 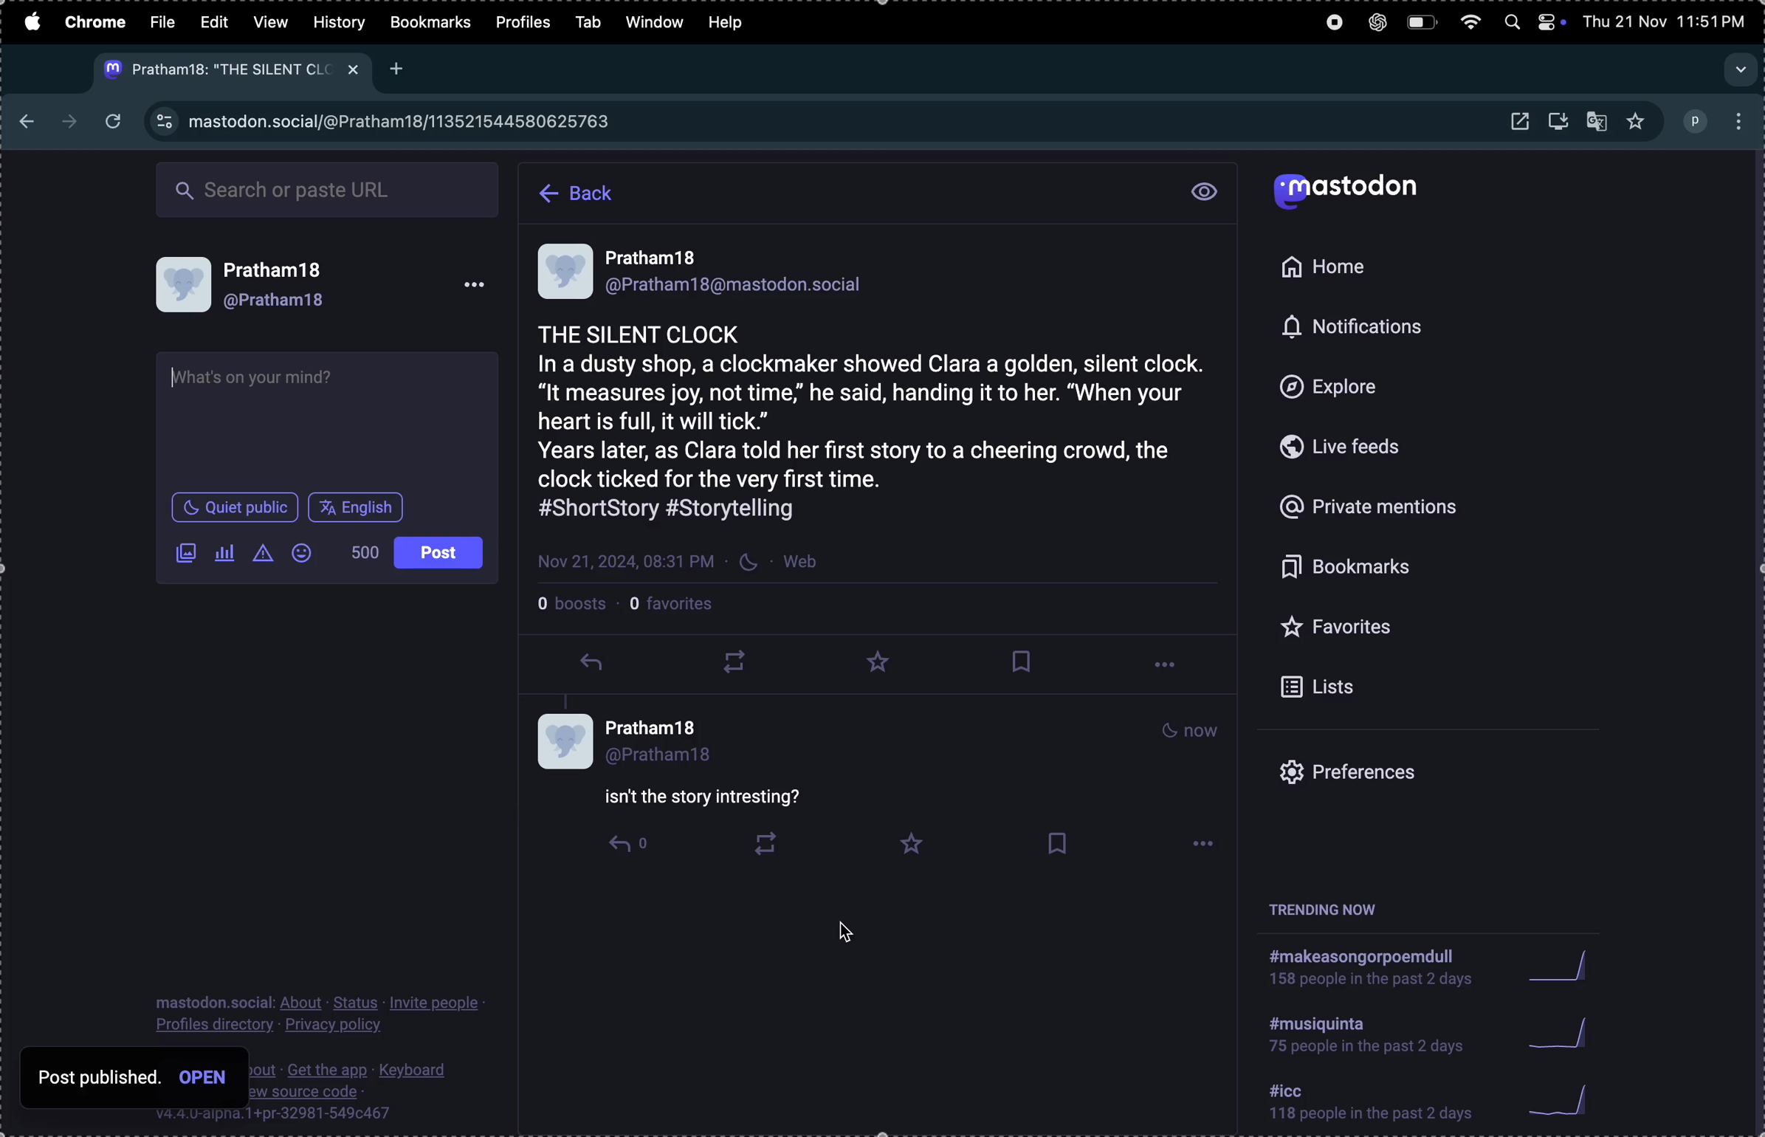 I want to click on favourites, so click(x=1394, y=629).